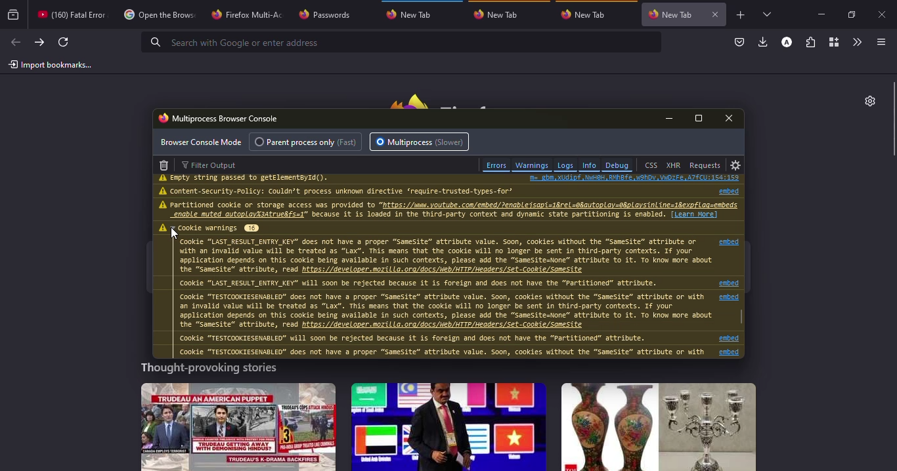 Image resolution: width=897 pixels, height=471 pixels. Describe the element at coordinates (729, 352) in the screenshot. I see `embed` at that location.